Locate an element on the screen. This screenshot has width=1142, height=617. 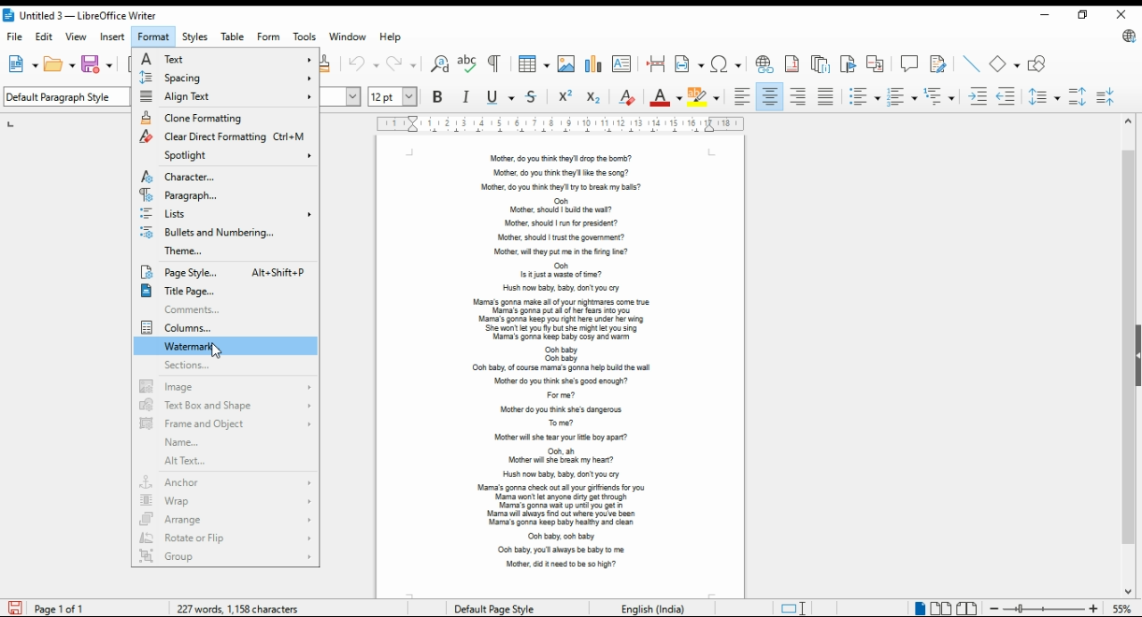
restore is located at coordinates (1080, 15).